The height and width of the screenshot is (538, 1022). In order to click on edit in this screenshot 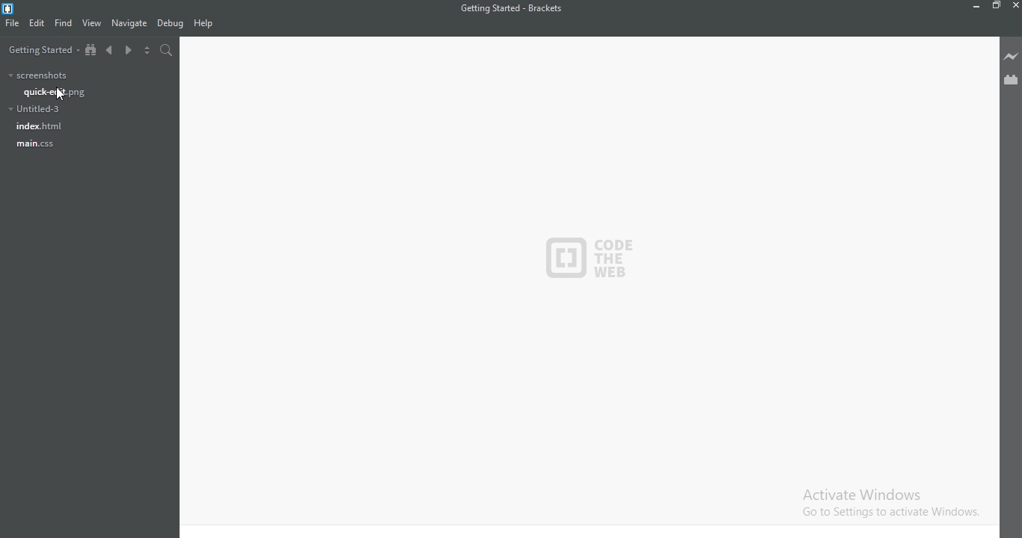, I will do `click(37, 23)`.